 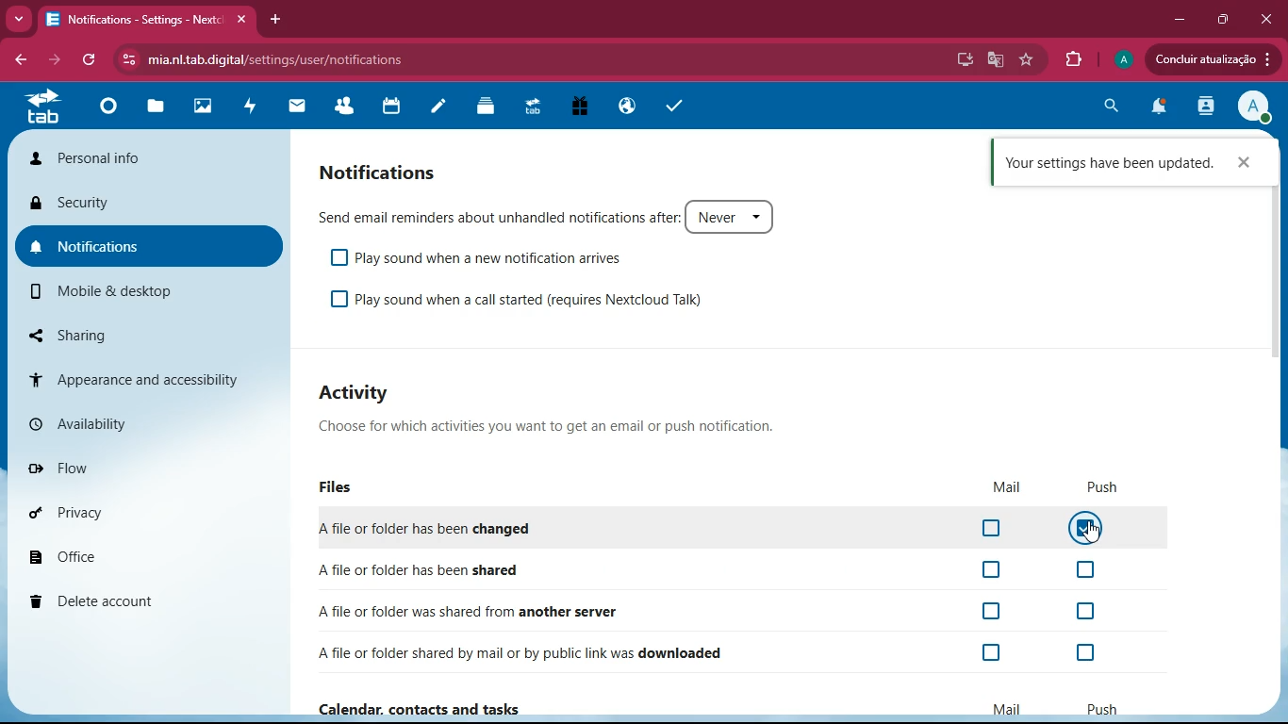 What do you see at coordinates (529, 298) in the screenshot?
I see `play sound` at bounding box center [529, 298].